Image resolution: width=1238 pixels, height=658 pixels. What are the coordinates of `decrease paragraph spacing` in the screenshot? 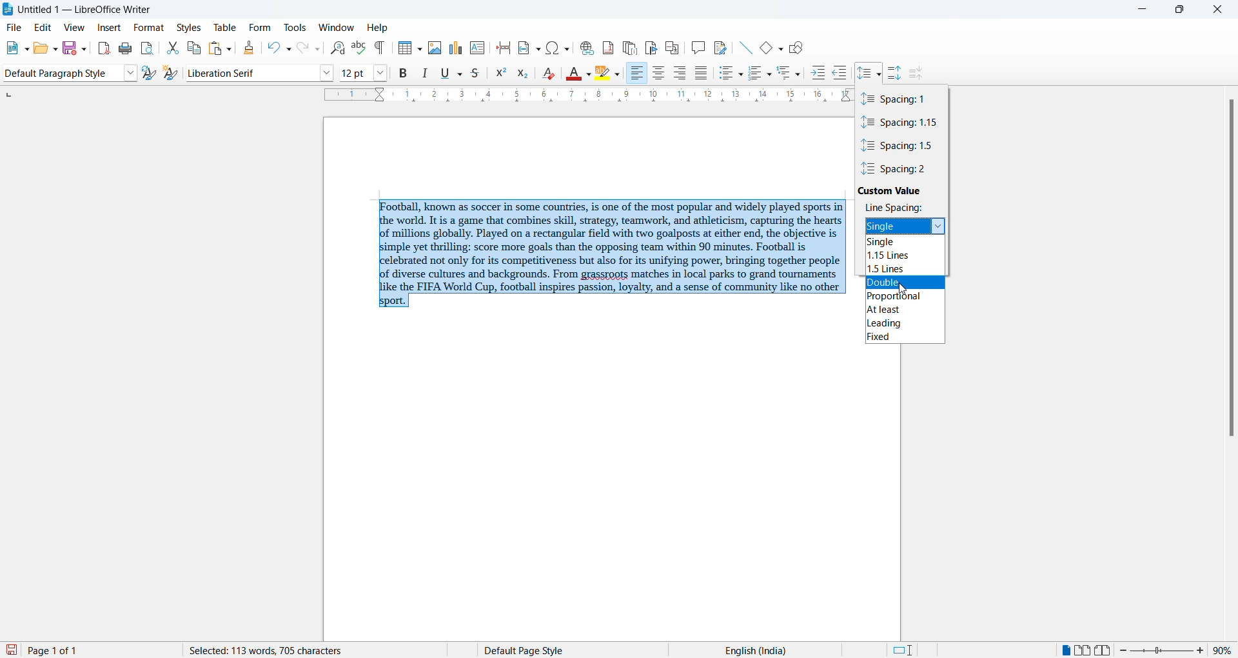 It's located at (918, 74).